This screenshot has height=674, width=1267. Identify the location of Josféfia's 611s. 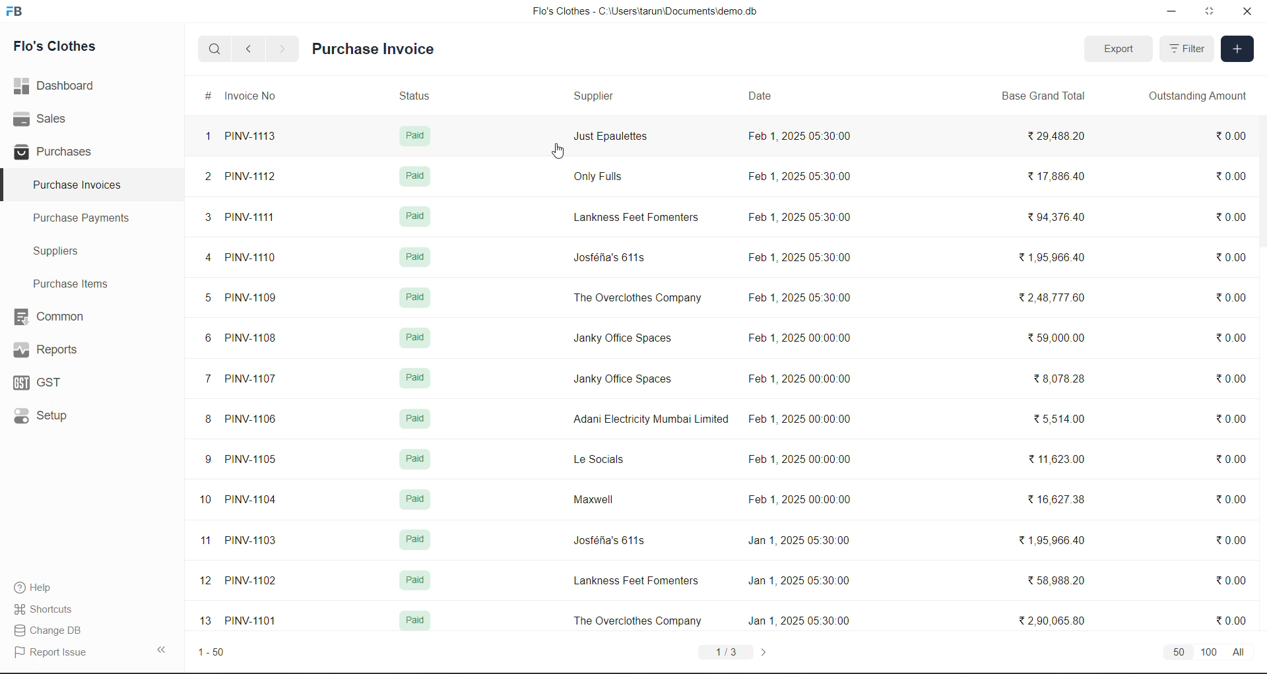
(609, 542).